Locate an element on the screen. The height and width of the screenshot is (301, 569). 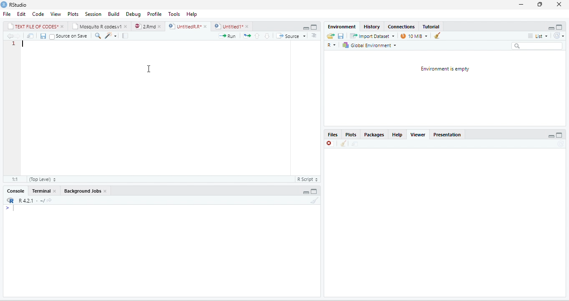
restore down is located at coordinates (539, 5).